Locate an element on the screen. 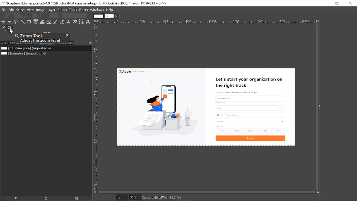 The image size is (357, 201). Smudge tool is located at coordinates (75, 22).